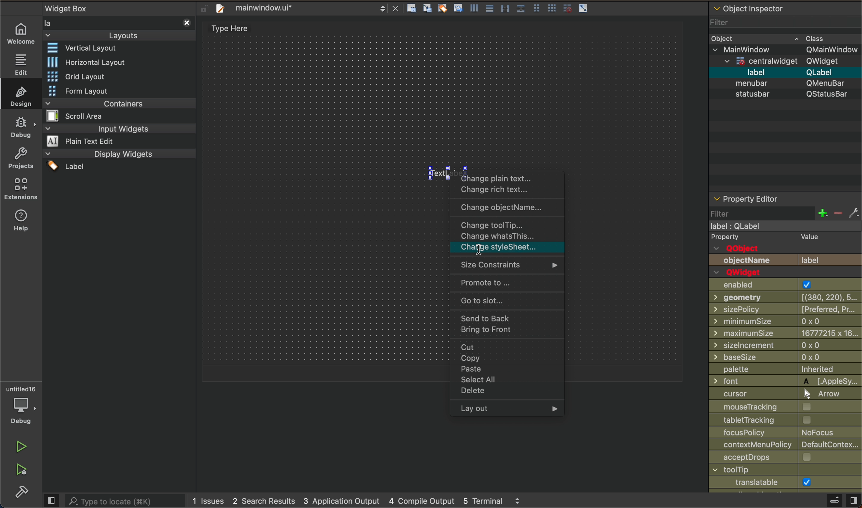 The image size is (862, 508). What do you see at coordinates (118, 128) in the screenshot?
I see `input widgets` at bounding box center [118, 128].